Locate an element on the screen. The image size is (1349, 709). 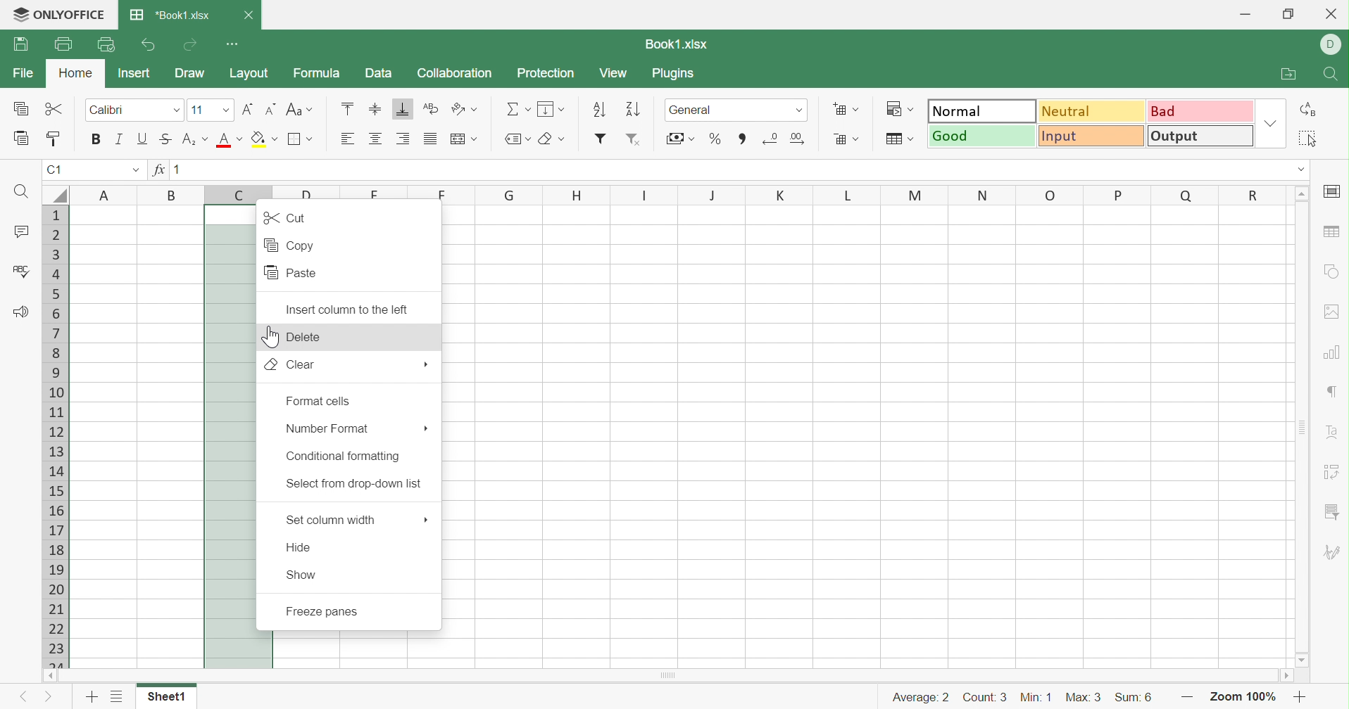
Horizontal Scroll Bar is located at coordinates (665, 675).